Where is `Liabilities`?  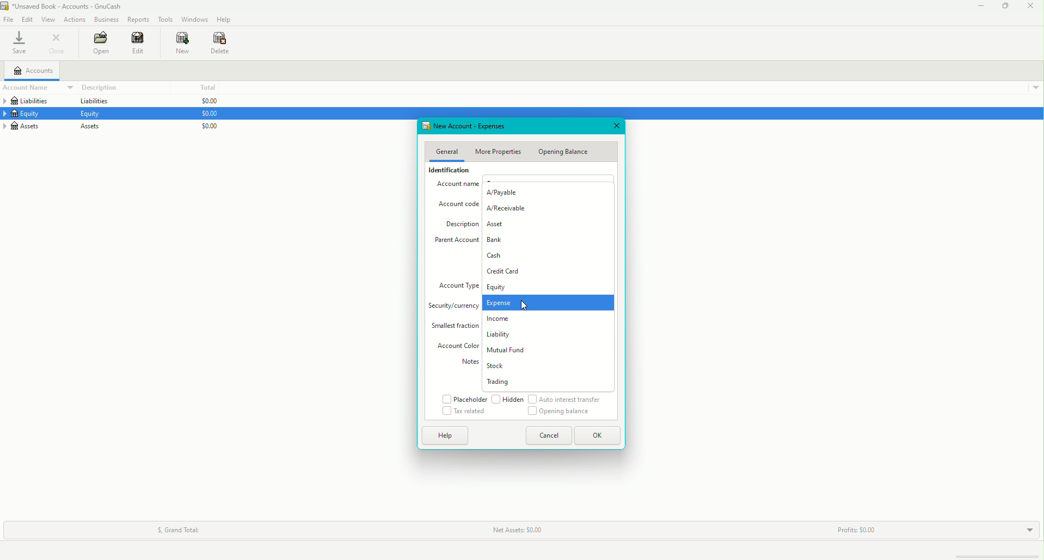
Liabilities is located at coordinates (93, 102).